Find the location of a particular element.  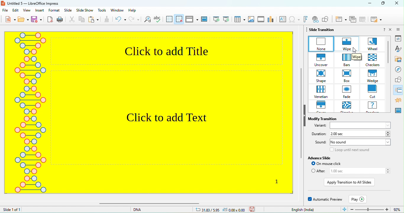

insert is located at coordinates (40, 11).